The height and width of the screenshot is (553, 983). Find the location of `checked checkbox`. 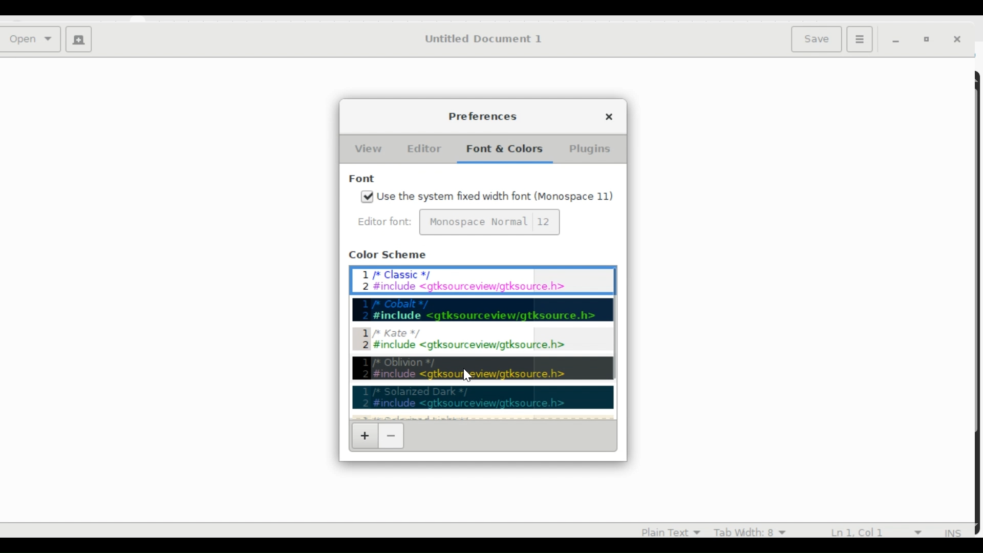

checked checkbox is located at coordinates (368, 197).